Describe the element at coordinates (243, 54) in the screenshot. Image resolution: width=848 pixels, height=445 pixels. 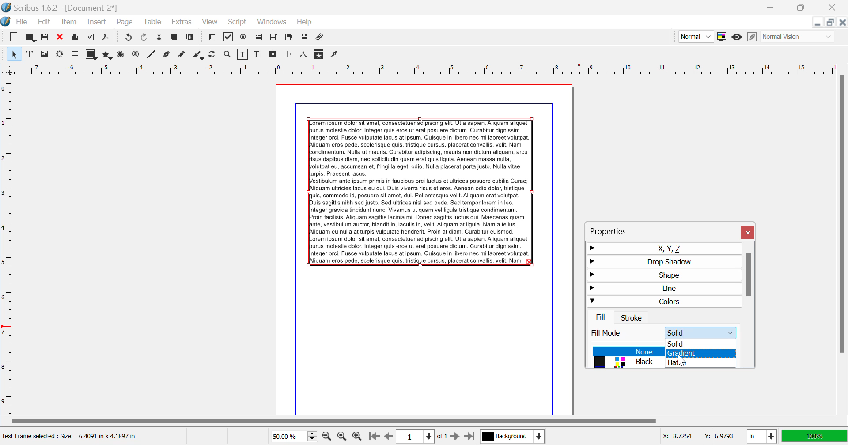
I see `Edit Contents of Frame` at that location.